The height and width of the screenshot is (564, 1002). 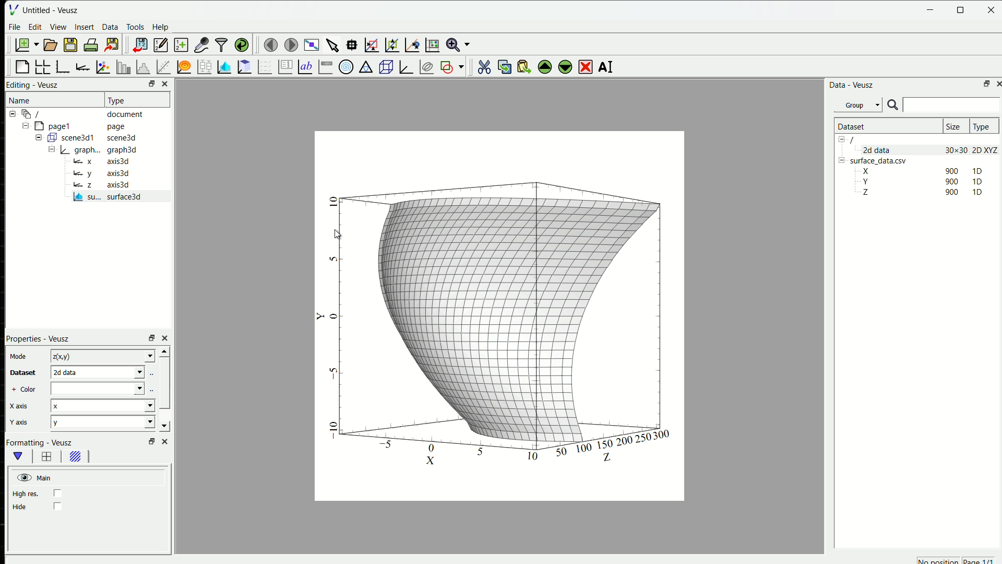 I want to click on Help, so click(x=161, y=28).